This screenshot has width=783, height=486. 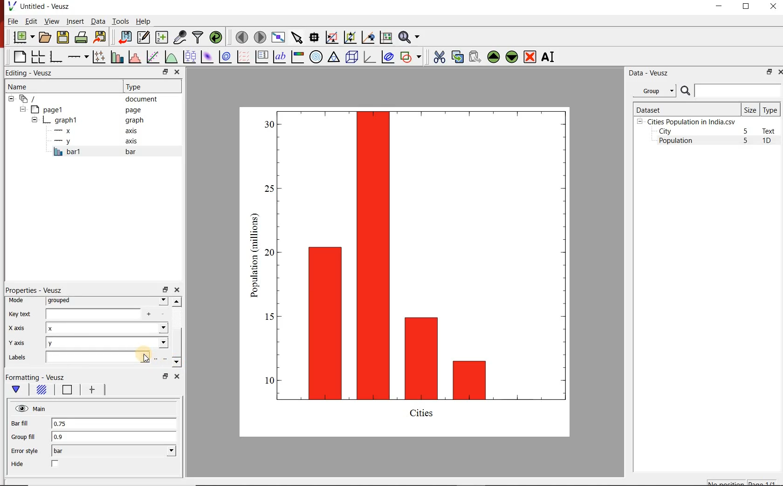 What do you see at coordinates (746, 132) in the screenshot?
I see `5` at bounding box center [746, 132].